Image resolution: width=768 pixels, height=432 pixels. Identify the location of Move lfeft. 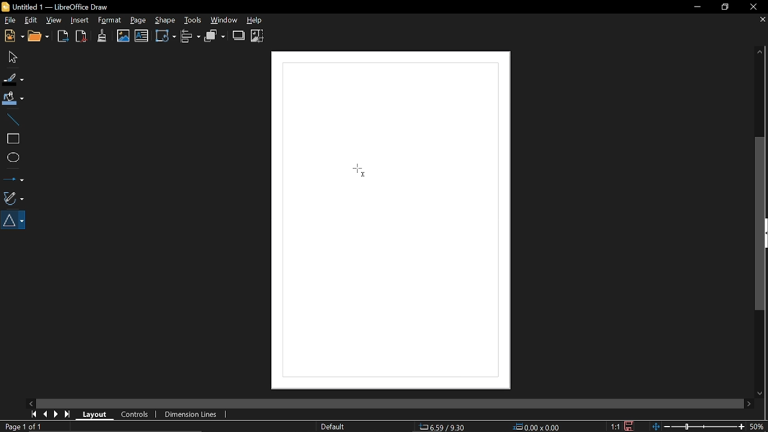
(32, 403).